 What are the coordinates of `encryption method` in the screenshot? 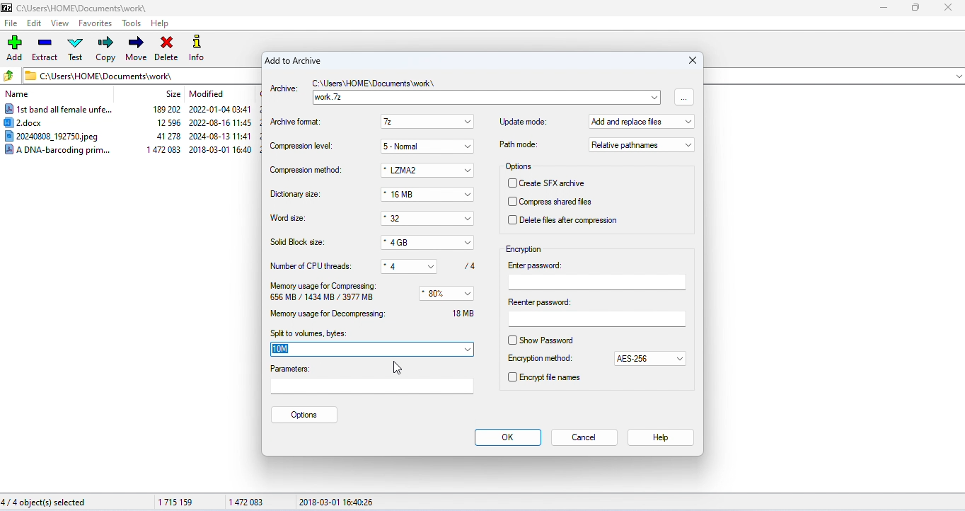 It's located at (540, 359).